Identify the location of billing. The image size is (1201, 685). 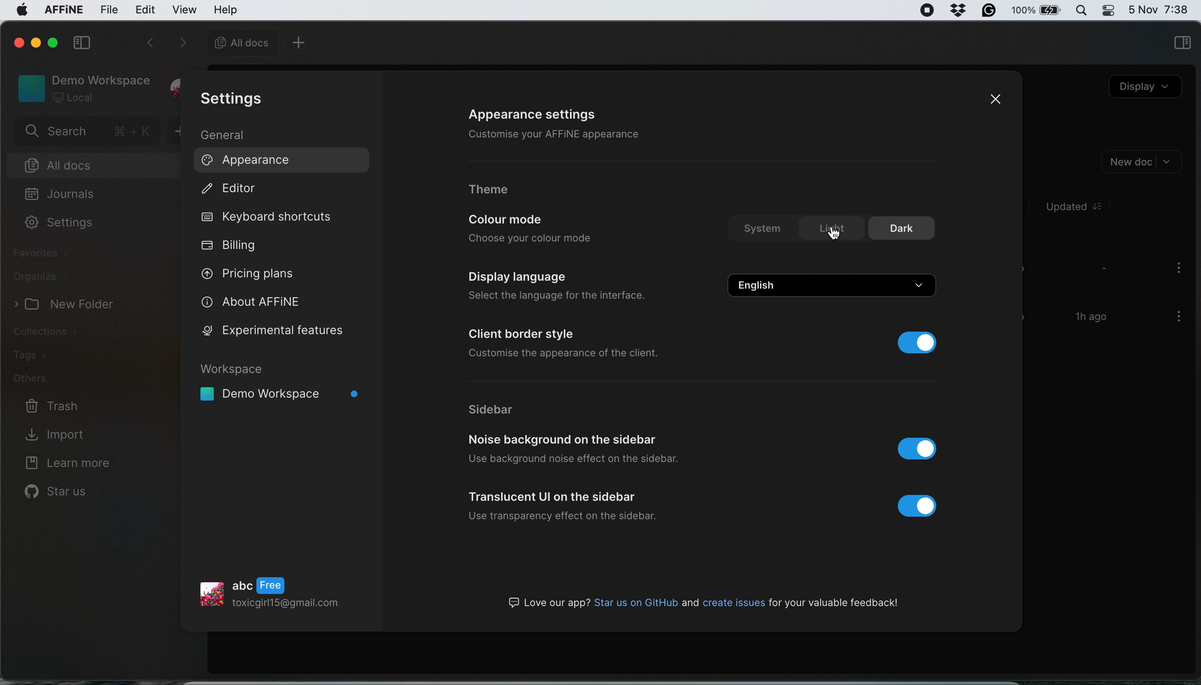
(231, 245).